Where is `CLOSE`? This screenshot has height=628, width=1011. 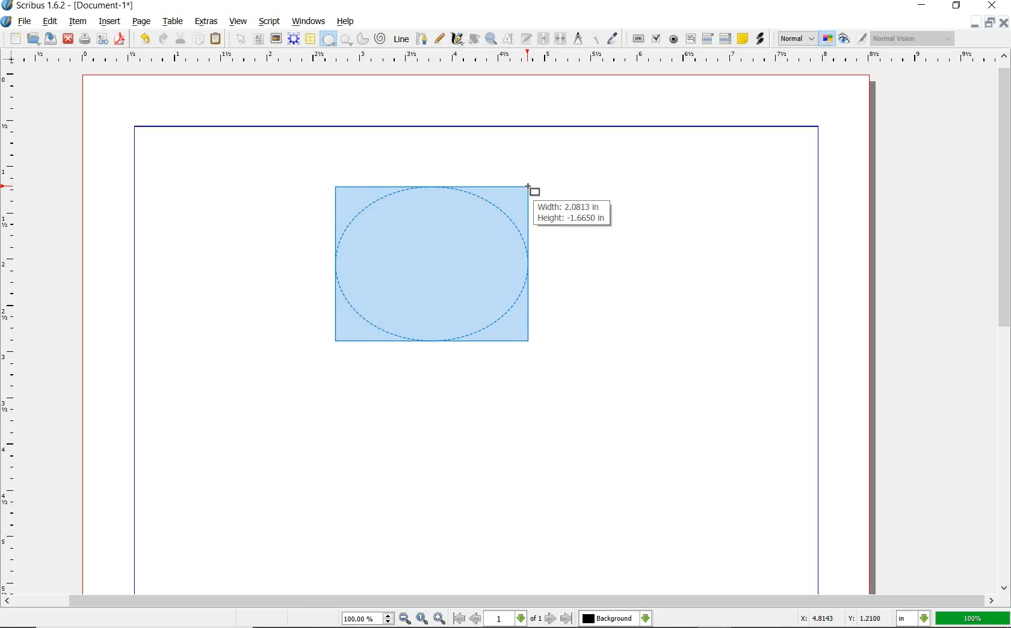
CLOSE is located at coordinates (991, 5).